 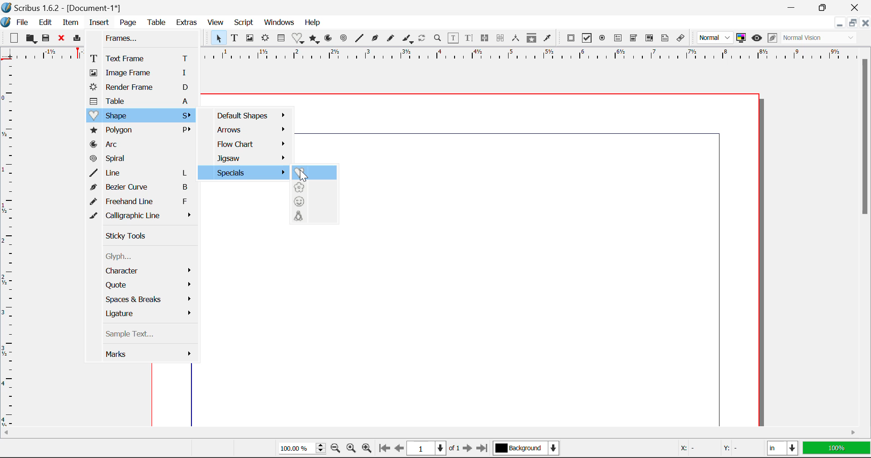 I want to click on Shape Menu Open, so click(x=141, y=115).